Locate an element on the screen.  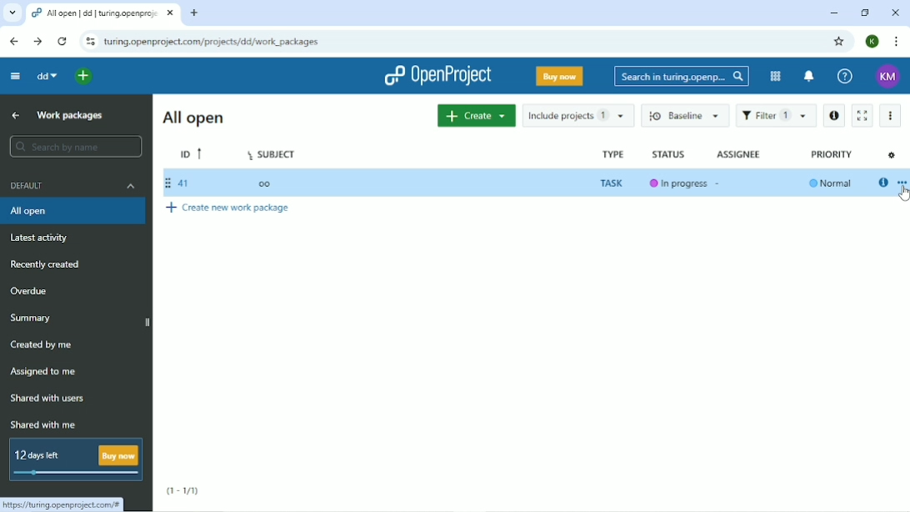
Site is located at coordinates (213, 42).